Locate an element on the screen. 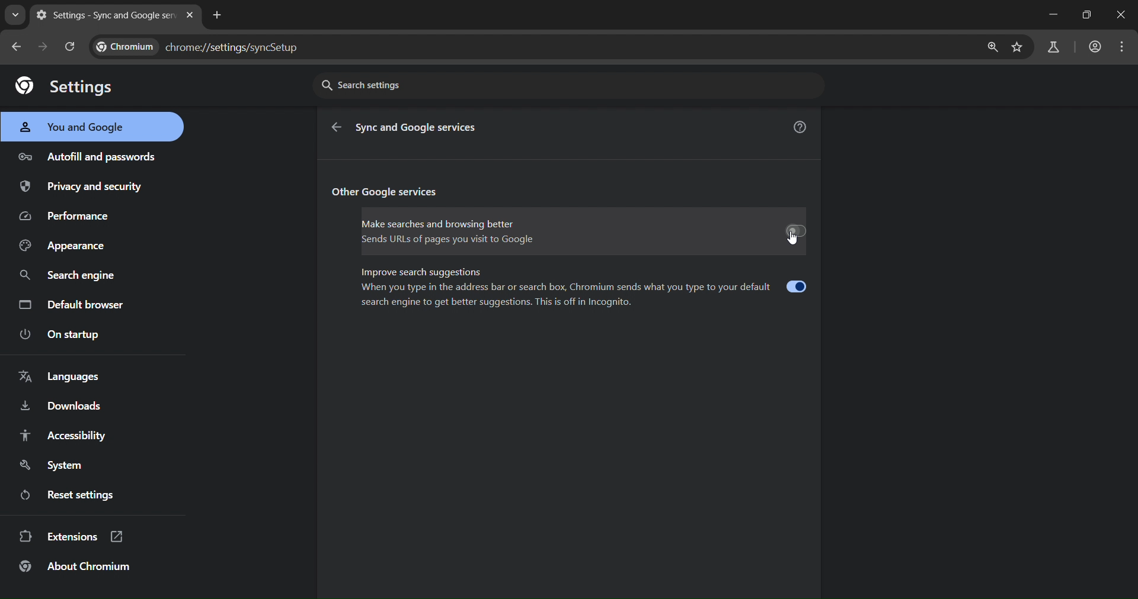  new tab is located at coordinates (220, 15).